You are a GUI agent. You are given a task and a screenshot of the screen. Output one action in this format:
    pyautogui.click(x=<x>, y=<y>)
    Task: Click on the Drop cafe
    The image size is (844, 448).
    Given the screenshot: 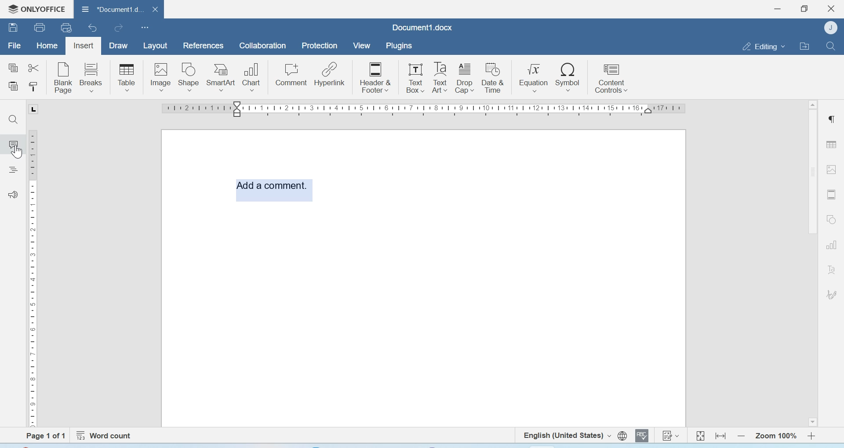 What is the action you would take?
    pyautogui.click(x=466, y=77)
    